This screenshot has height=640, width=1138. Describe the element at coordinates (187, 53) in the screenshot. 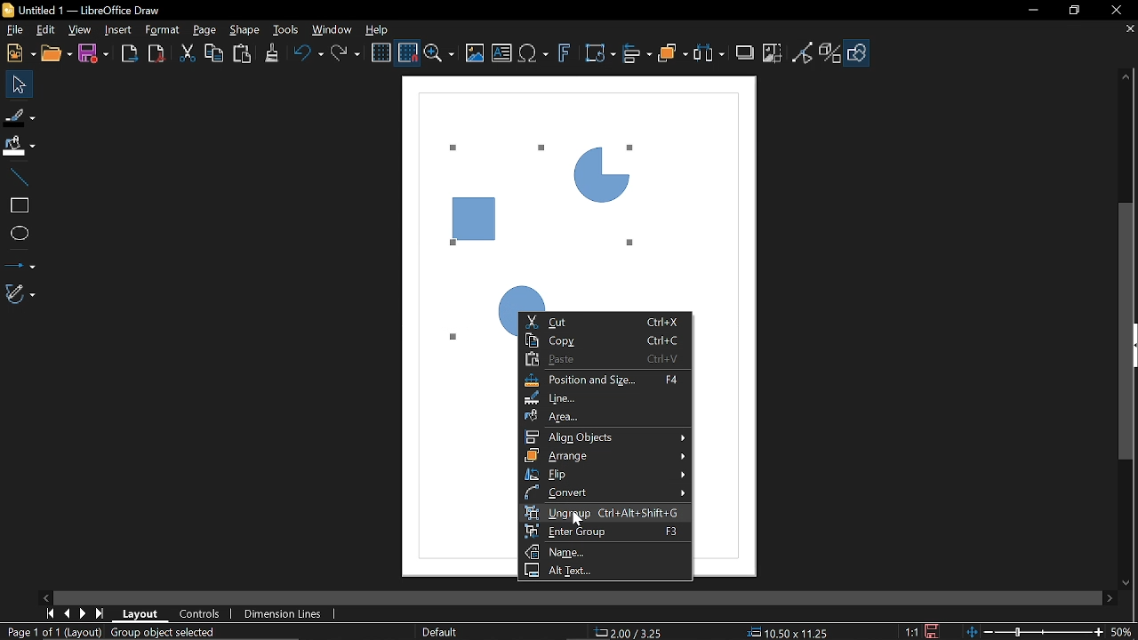

I see `Cut` at that location.